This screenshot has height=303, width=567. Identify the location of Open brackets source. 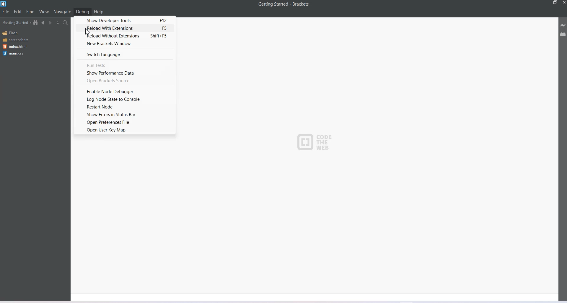
(124, 81).